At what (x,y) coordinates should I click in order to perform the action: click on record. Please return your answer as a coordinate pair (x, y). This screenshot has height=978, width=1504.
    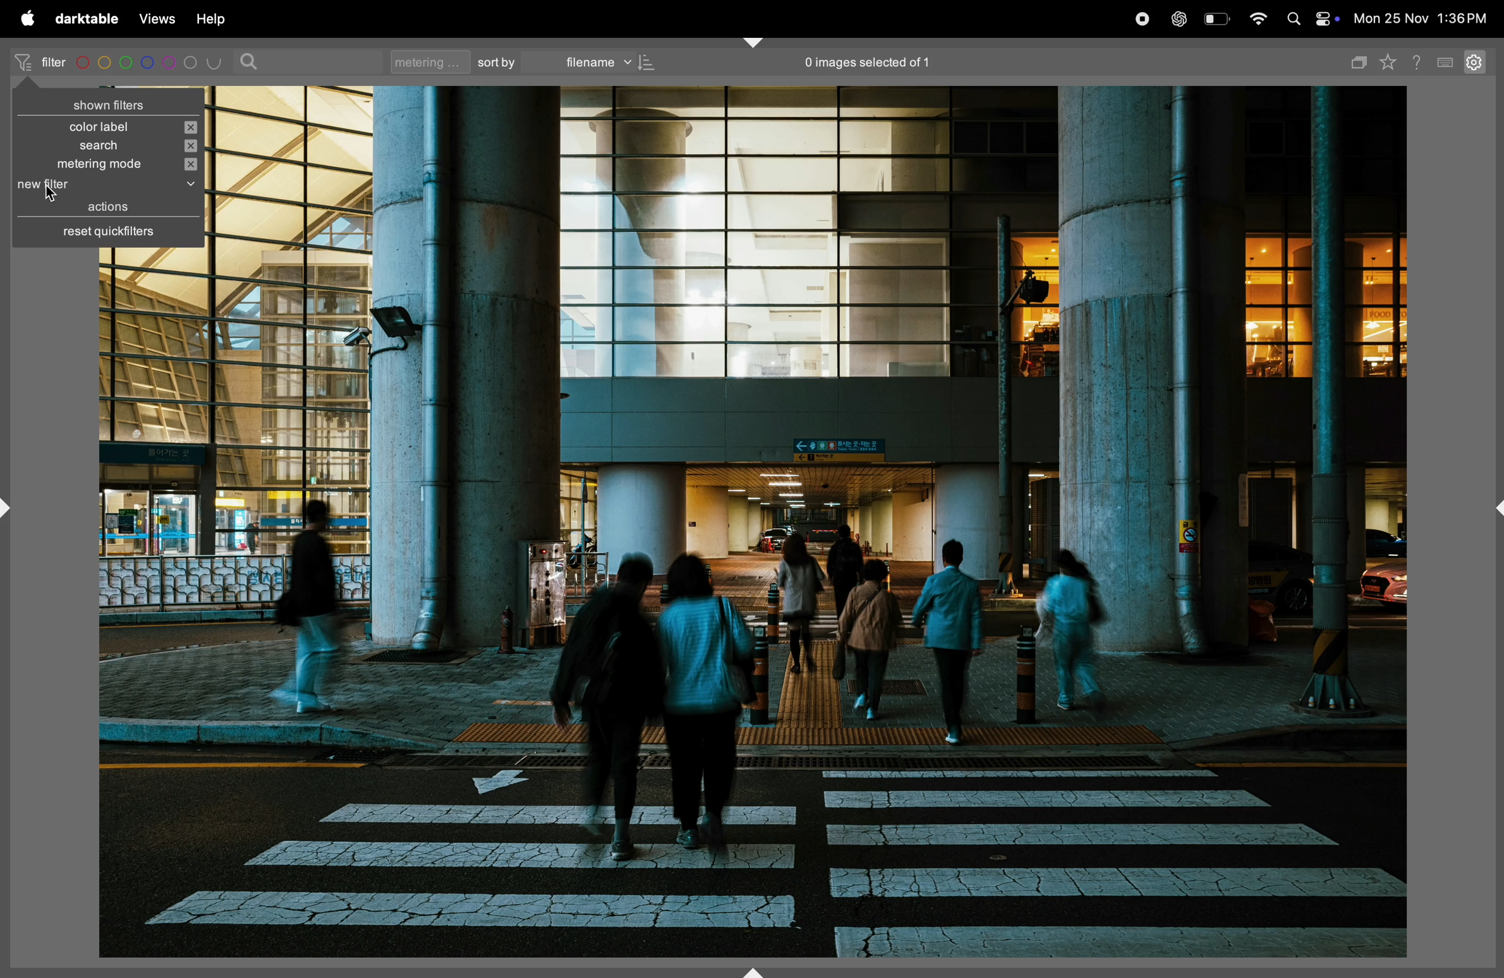
    Looking at the image, I should click on (1144, 18).